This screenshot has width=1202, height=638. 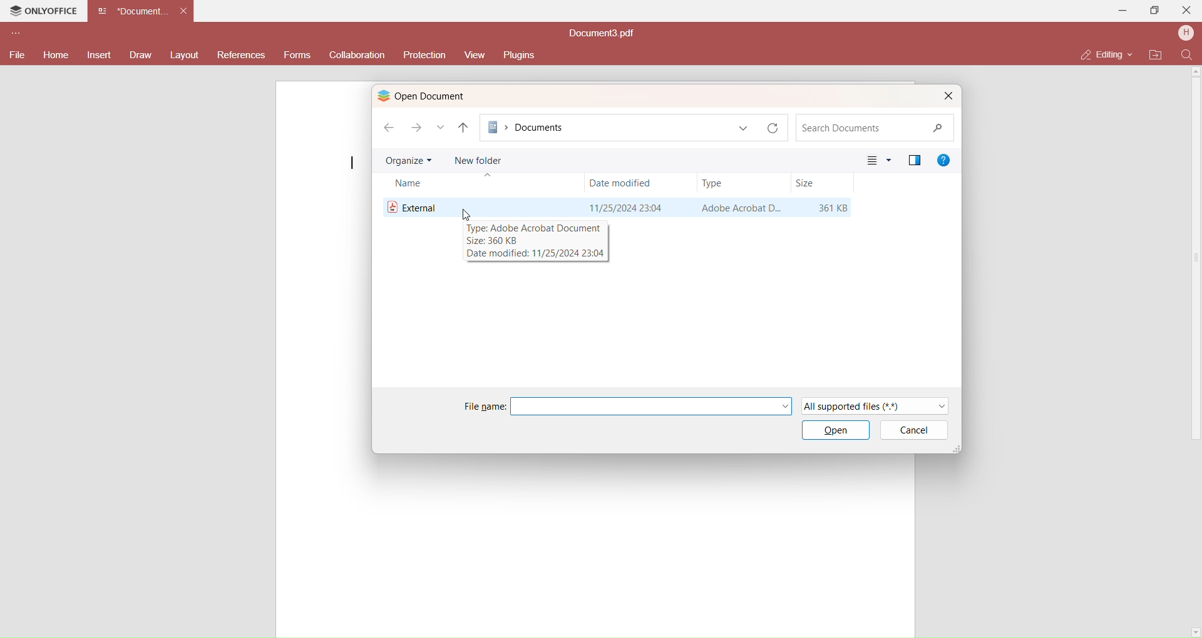 What do you see at coordinates (140, 55) in the screenshot?
I see `Draw` at bounding box center [140, 55].